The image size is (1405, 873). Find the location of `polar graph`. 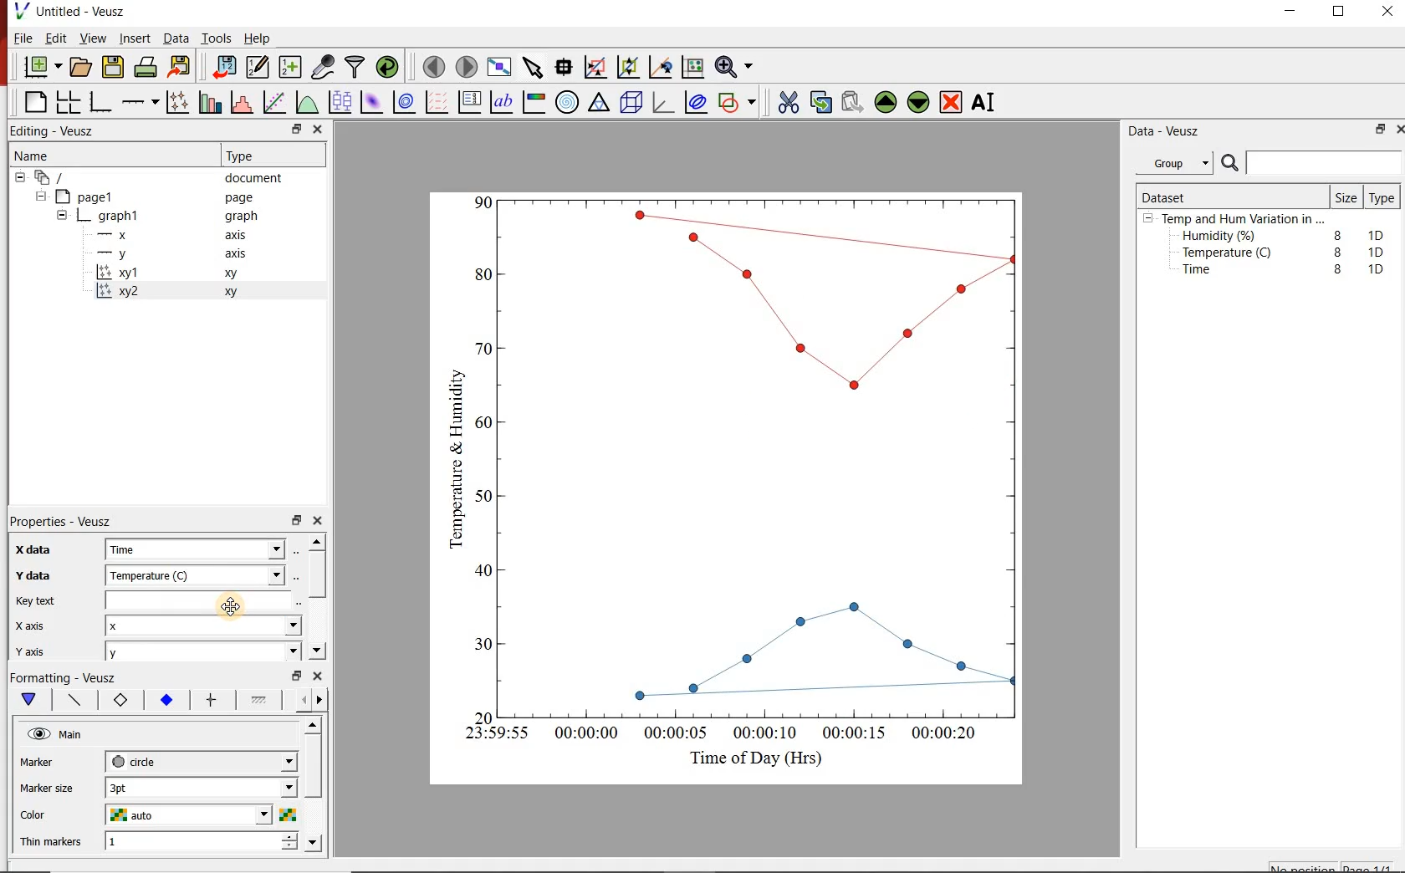

polar graph is located at coordinates (569, 104).